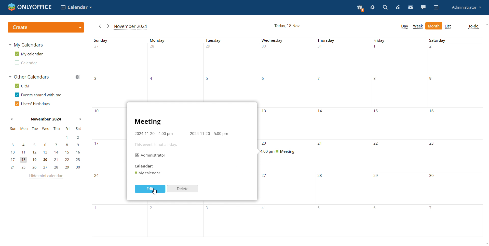 The width and height of the screenshot is (489, 246). I want to click on calendar, so click(26, 63).